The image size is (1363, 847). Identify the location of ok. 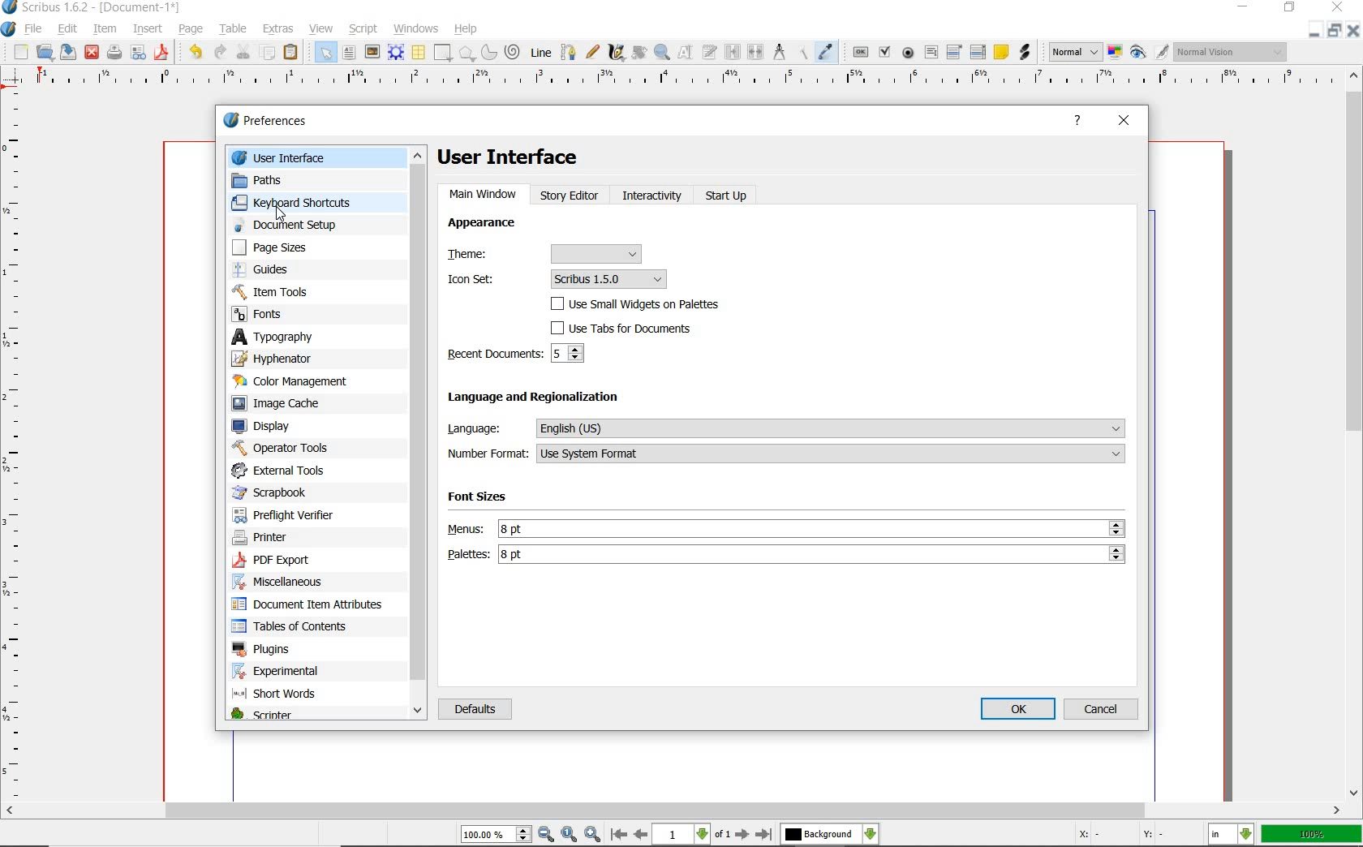
(1019, 708).